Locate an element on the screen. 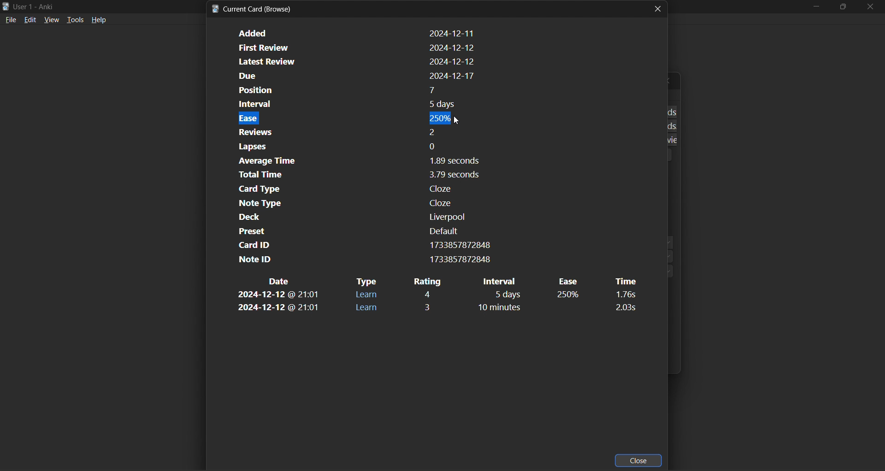  card added date is located at coordinates (355, 33).